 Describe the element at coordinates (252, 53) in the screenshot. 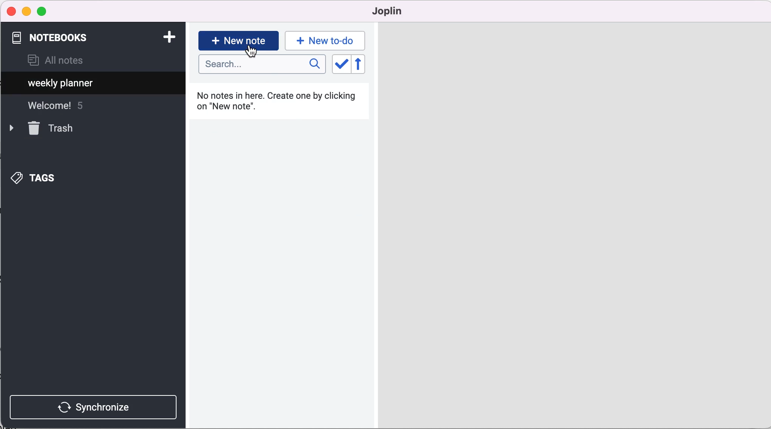

I see `cursor` at that location.